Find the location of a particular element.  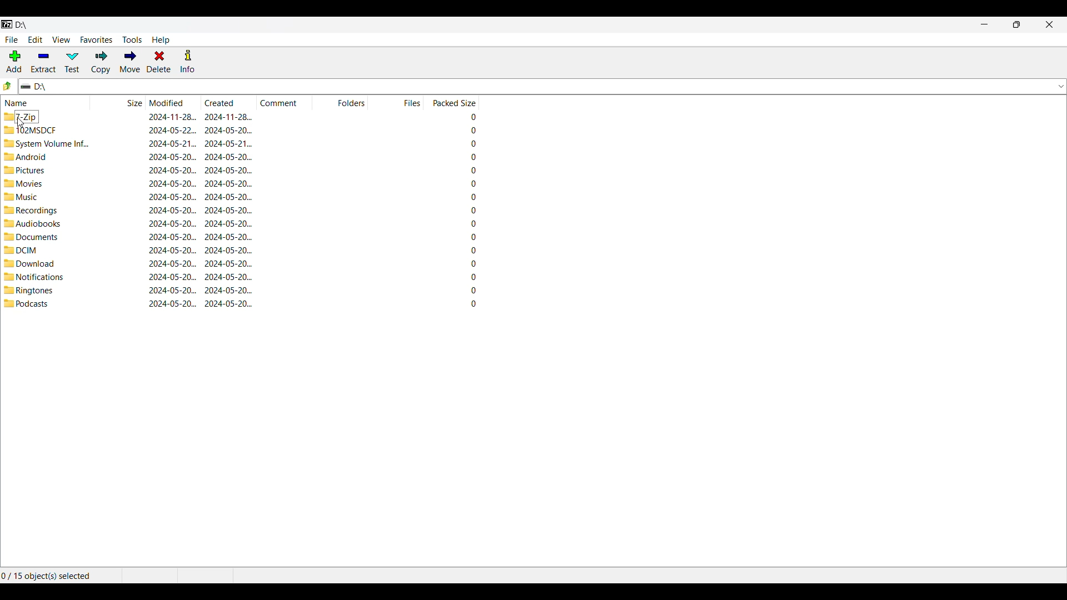

modified date & time is located at coordinates (173, 237).